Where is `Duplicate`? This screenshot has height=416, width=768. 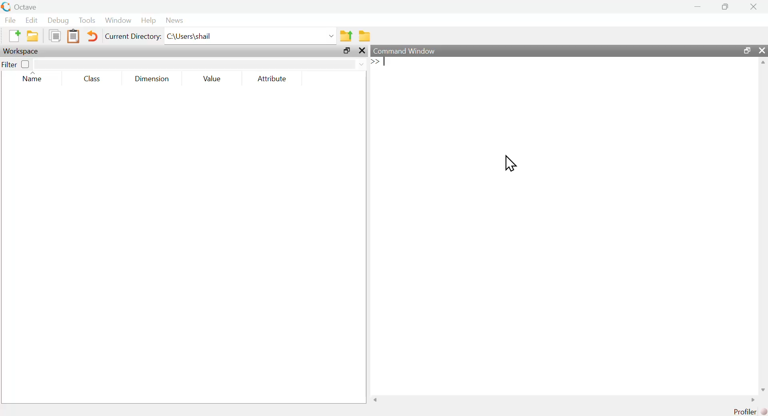 Duplicate is located at coordinates (54, 36).